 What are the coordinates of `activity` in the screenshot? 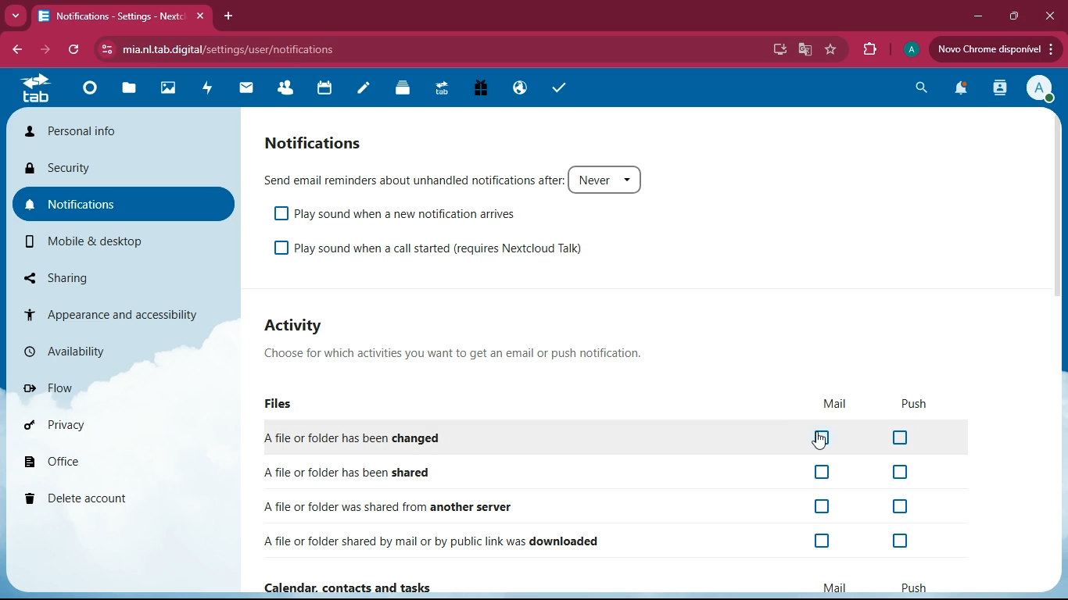 It's located at (1002, 87).